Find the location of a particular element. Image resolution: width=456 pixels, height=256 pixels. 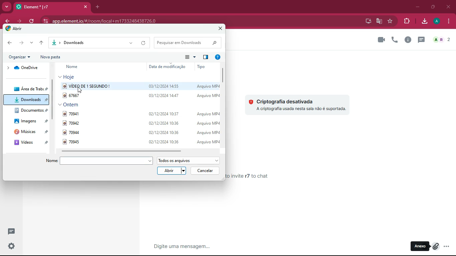

up is located at coordinates (42, 43).